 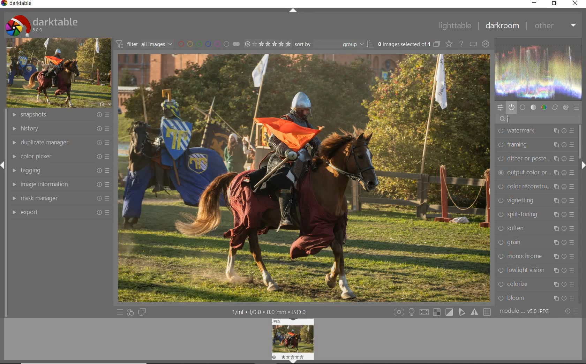 I want to click on expand/collapse, so click(x=293, y=10).